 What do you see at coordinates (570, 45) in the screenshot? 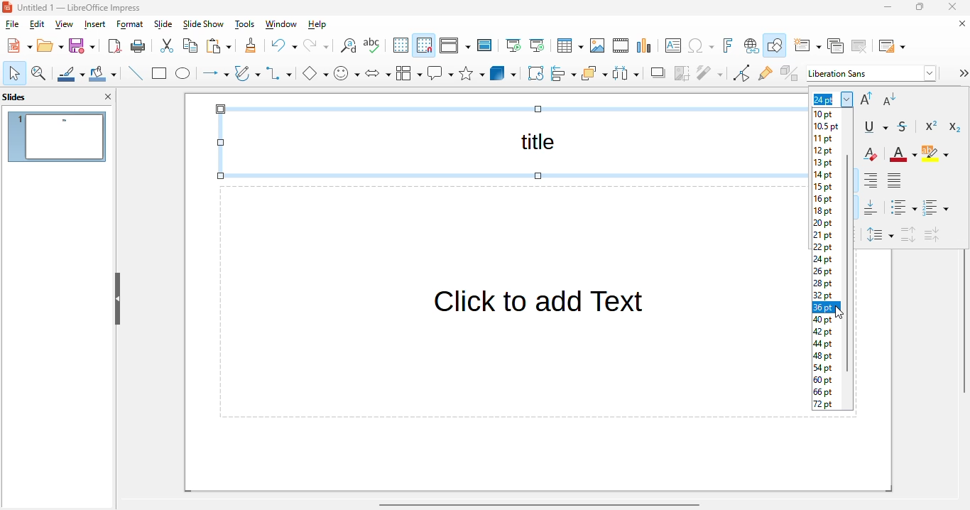
I see `table` at bounding box center [570, 45].